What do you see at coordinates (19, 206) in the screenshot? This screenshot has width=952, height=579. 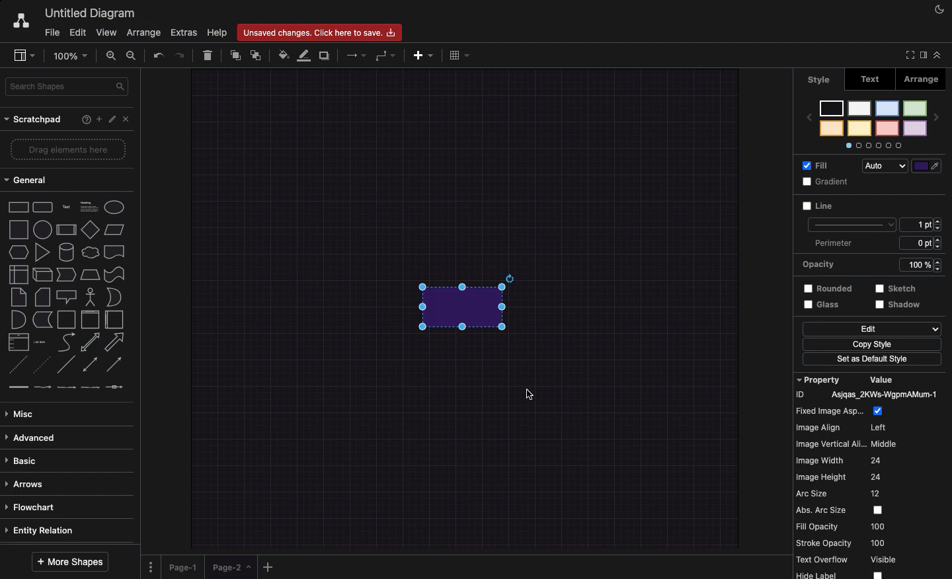 I see `rectangle` at bounding box center [19, 206].